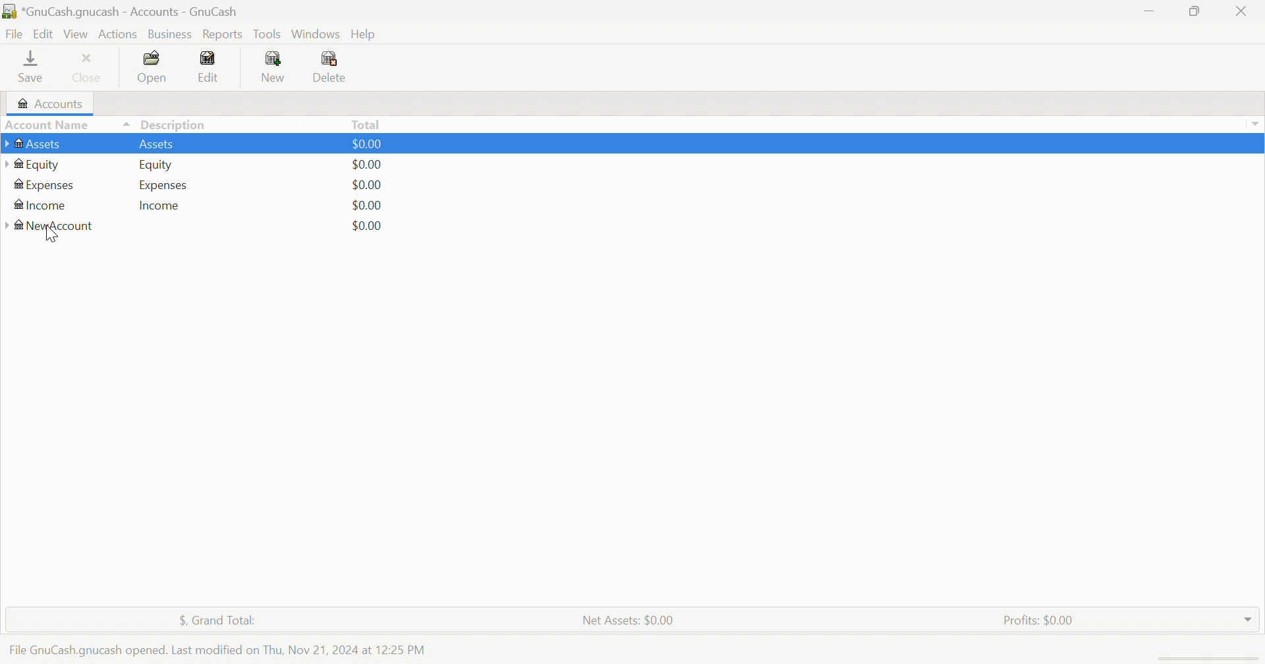 The width and height of the screenshot is (1265, 664). I want to click on Expenses, so click(163, 186).